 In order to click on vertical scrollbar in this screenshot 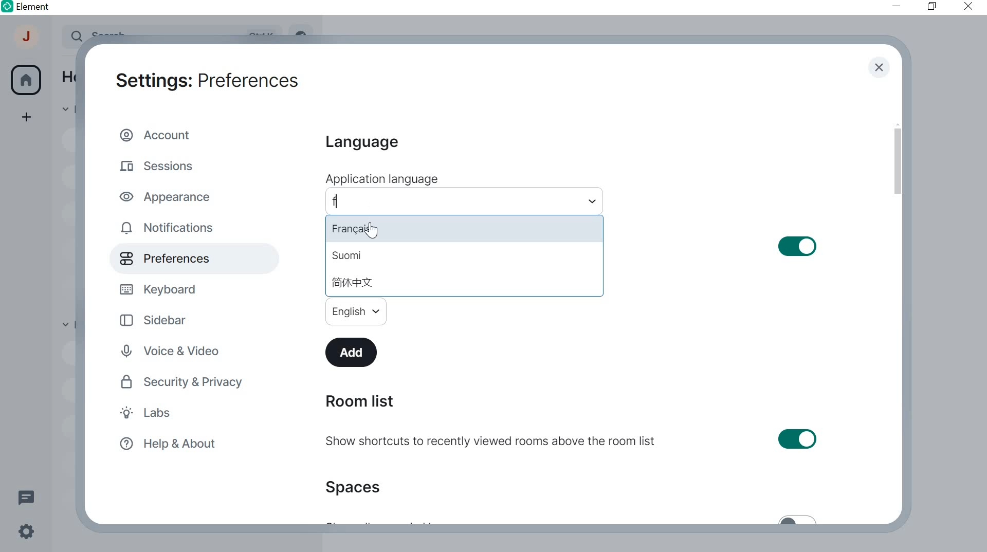, I will do `click(897, 161)`.